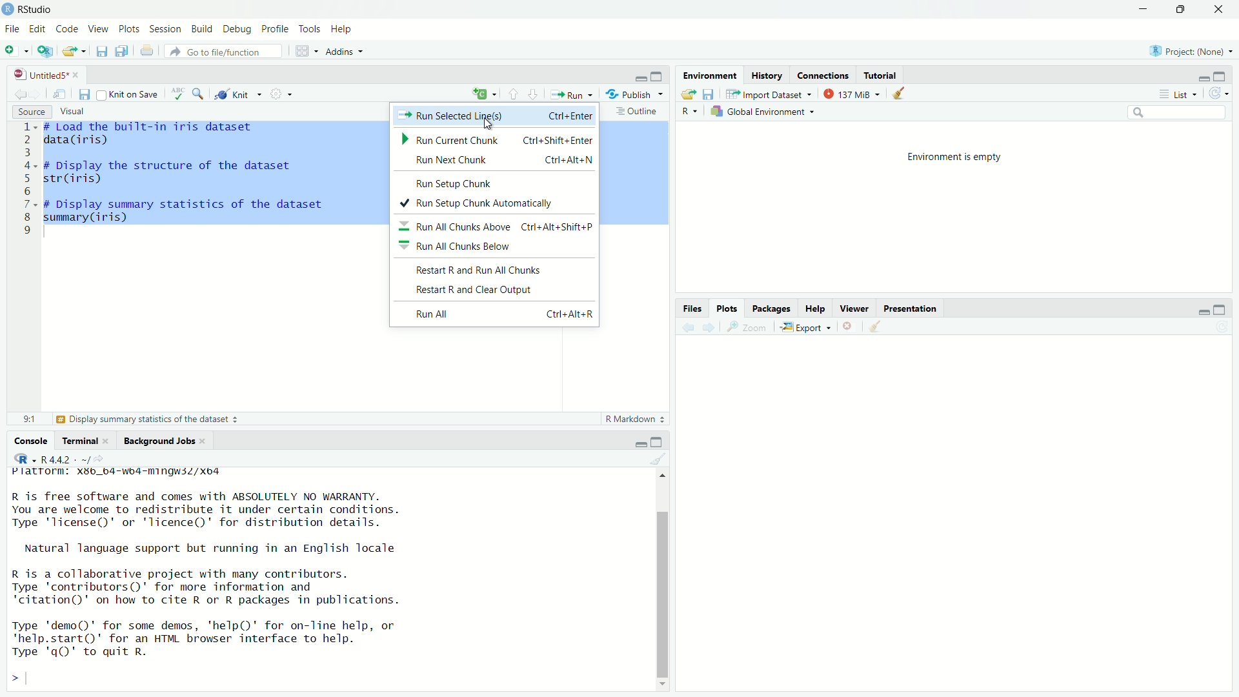 The width and height of the screenshot is (1239, 697). What do you see at coordinates (342, 29) in the screenshot?
I see `Help` at bounding box center [342, 29].